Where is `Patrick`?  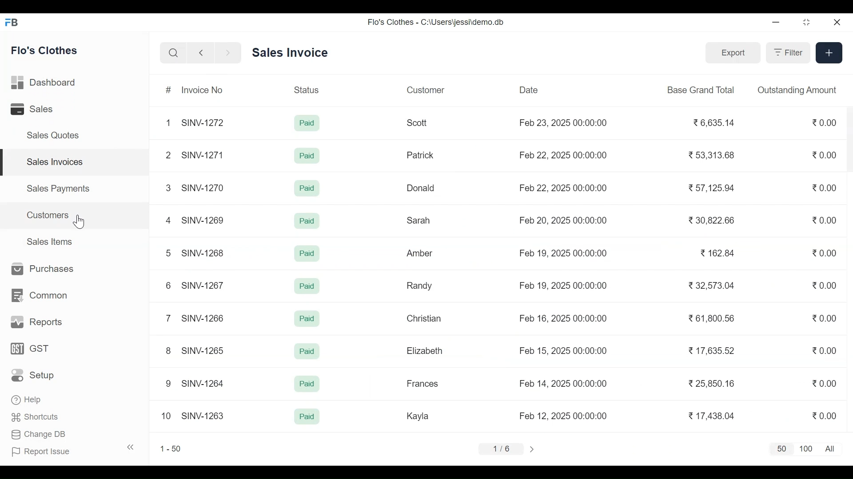 Patrick is located at coordinates (419, 155).